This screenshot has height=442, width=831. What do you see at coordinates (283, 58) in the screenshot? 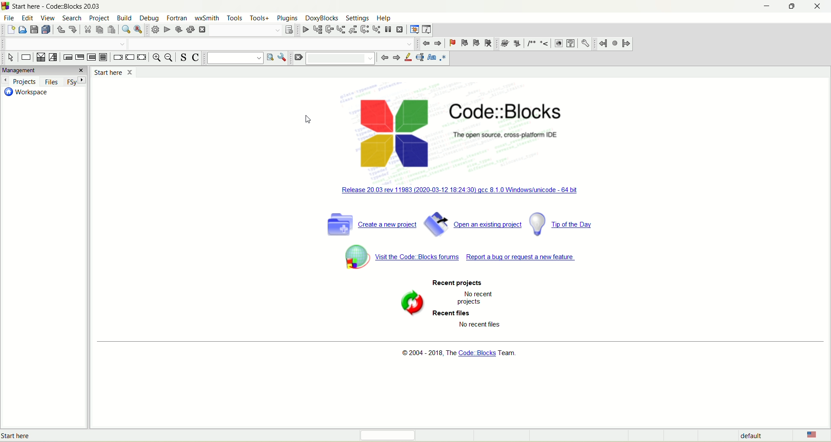
I see `show options window` at bounding box center [283, 58].